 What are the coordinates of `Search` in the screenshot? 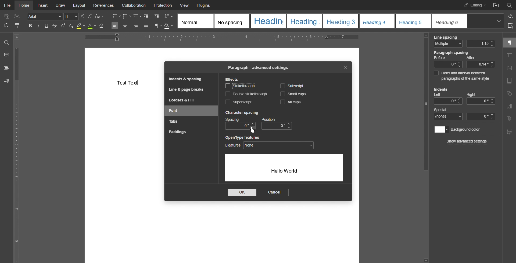 It's located at (509, 4).